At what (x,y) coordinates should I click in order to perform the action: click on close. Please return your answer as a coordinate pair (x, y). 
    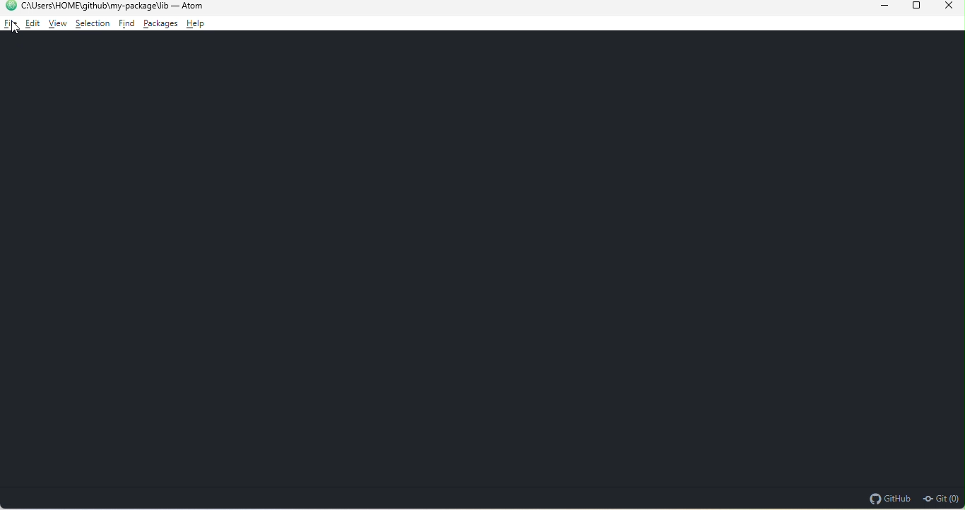
    Looking at the image, I should click on (947, 8).